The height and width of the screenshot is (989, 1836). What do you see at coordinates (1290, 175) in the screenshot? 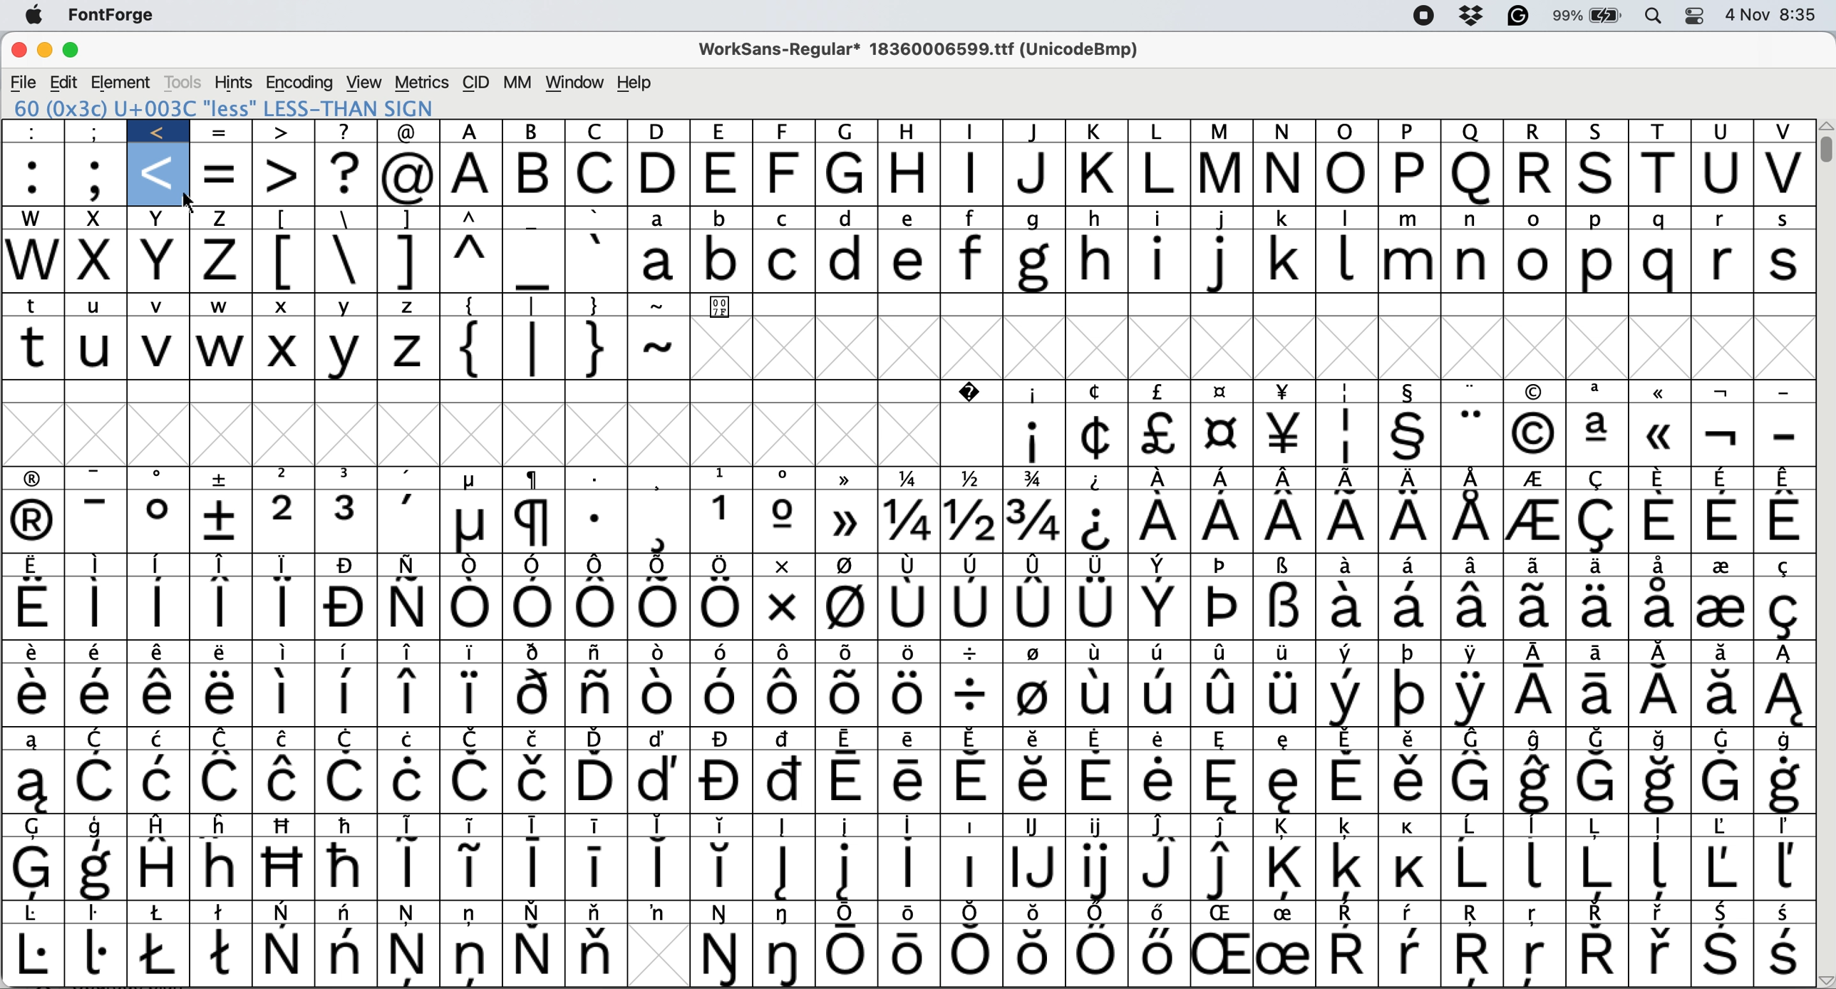
I see `N` at bounding box center [1290, 175].